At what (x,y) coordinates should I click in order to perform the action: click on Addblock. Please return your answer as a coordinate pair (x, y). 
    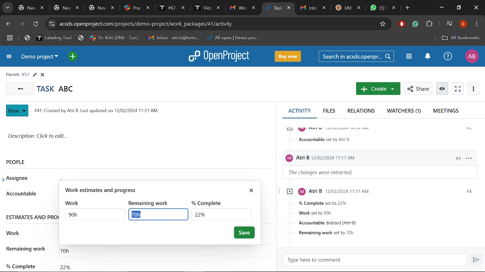
    Looking at the image, I should click on (402, 24).